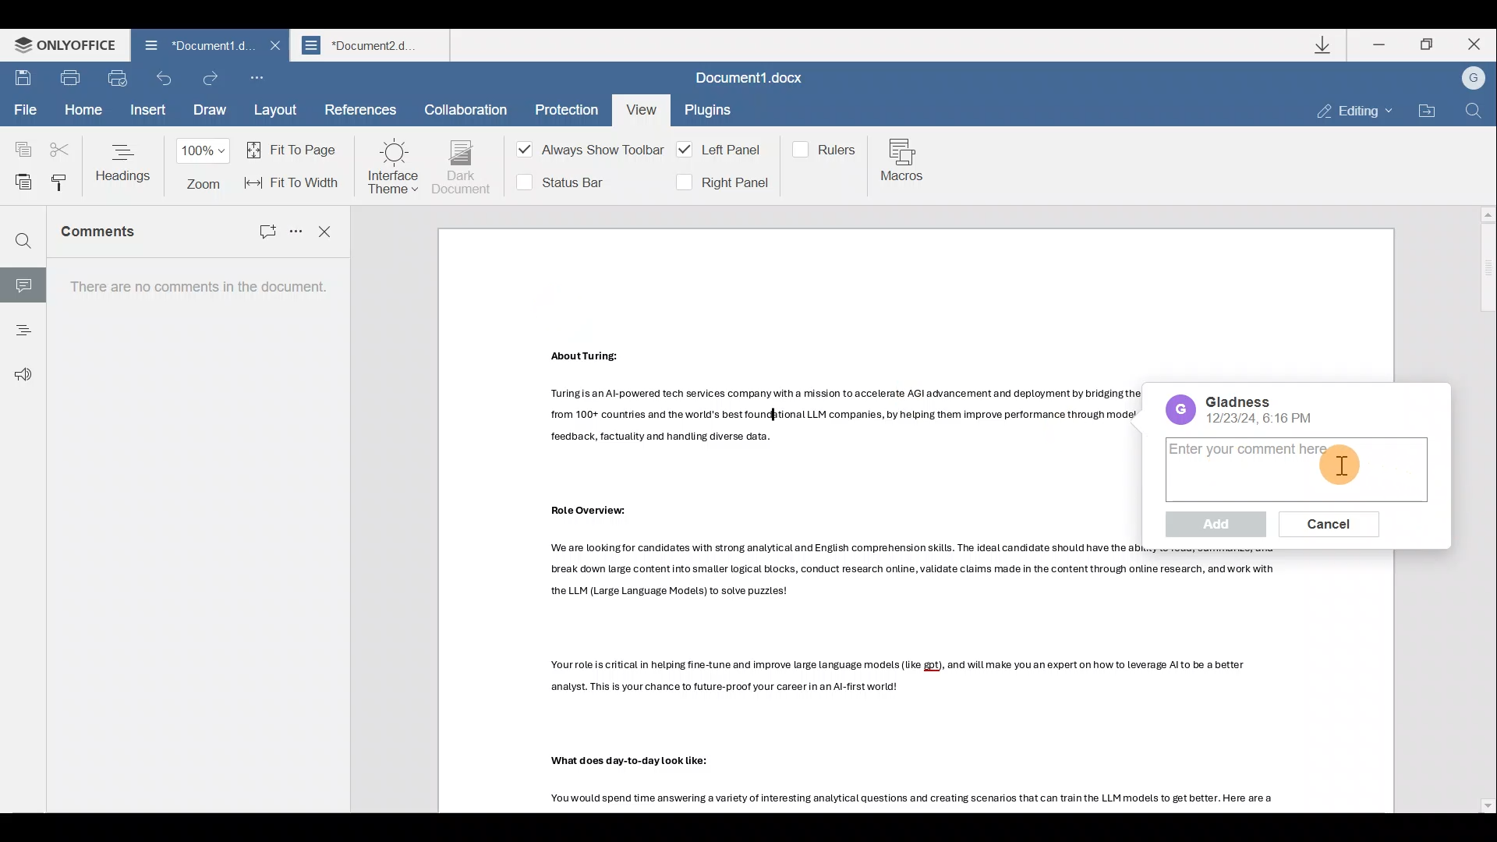 This screenshot has height=842, width=1497. What do you see at coordinates (1209, 522) in the screenshot?
I see `Add` at bounding box center [1209, 522].